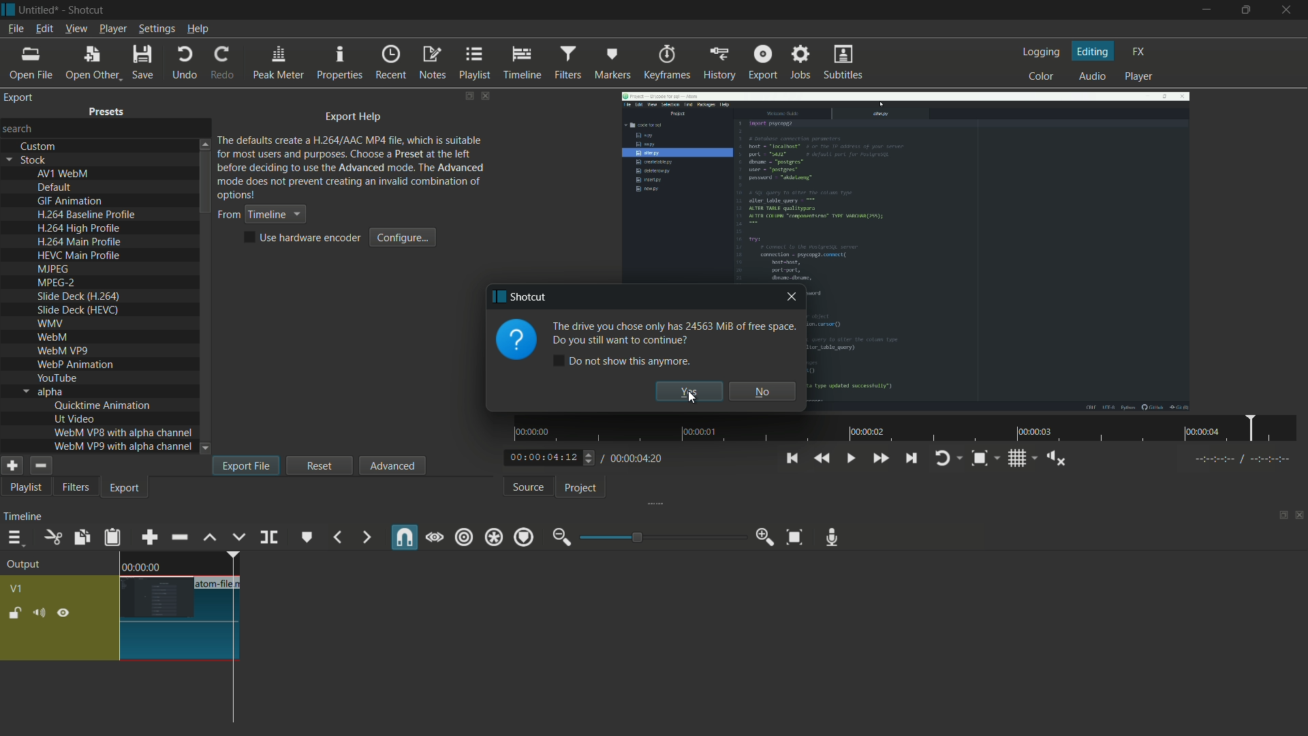 This screenshot has width=1308, height=736. Describe the element at coordinates (205, 184) in the screenshot. I see `scroll bar` at that location.